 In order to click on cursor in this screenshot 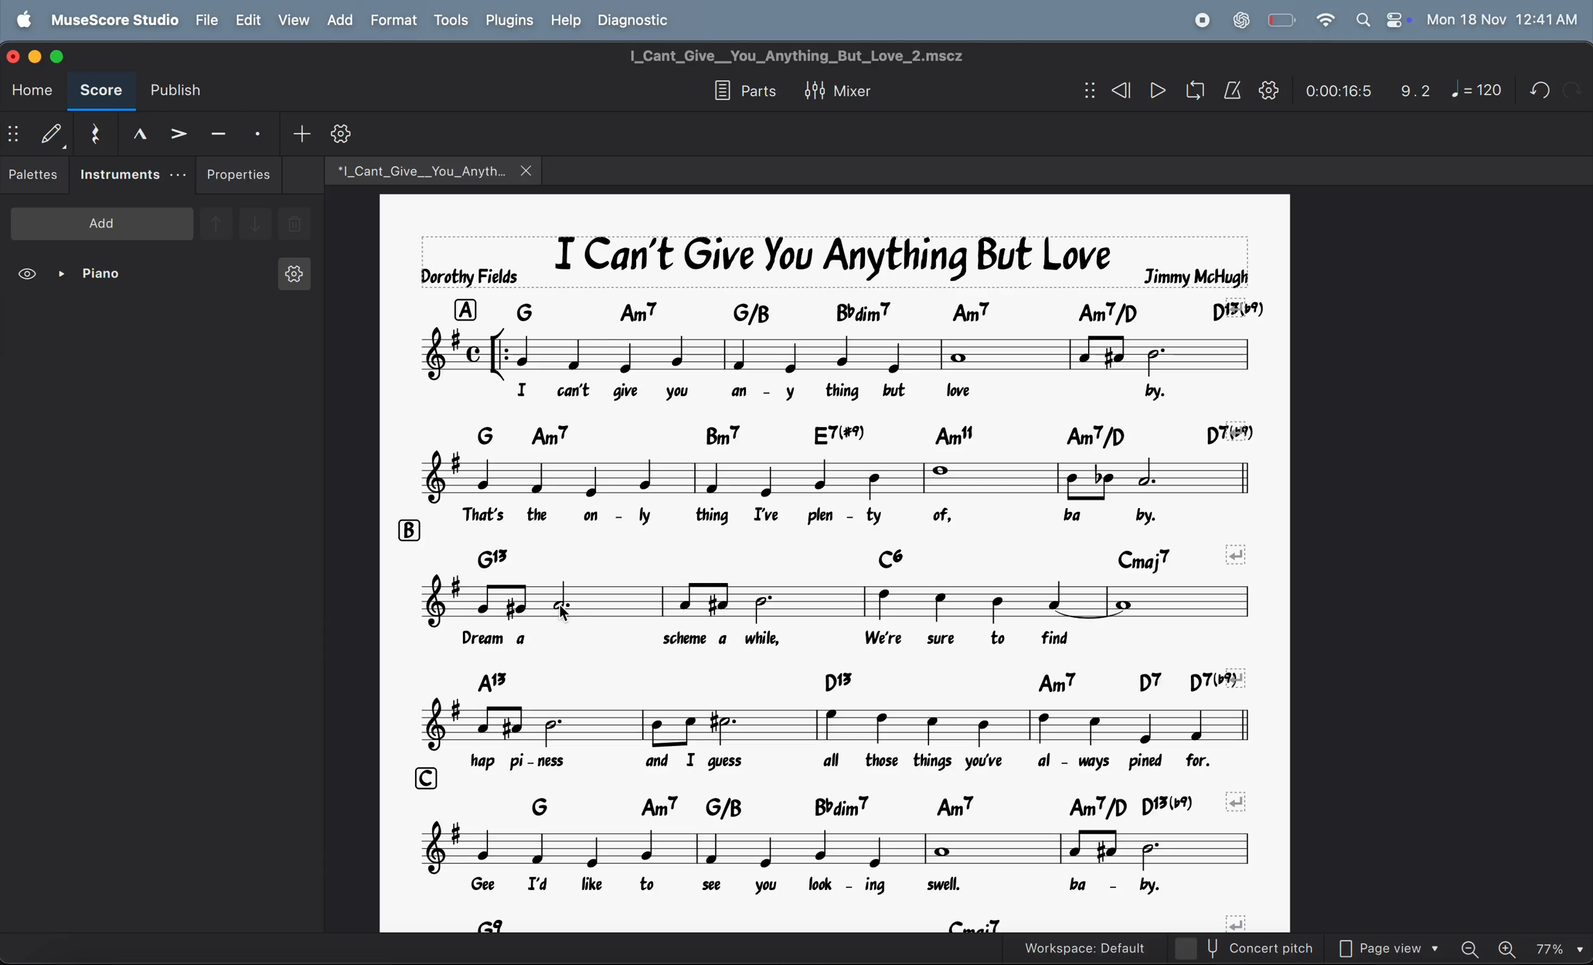, I will do `click(574, 621)`.